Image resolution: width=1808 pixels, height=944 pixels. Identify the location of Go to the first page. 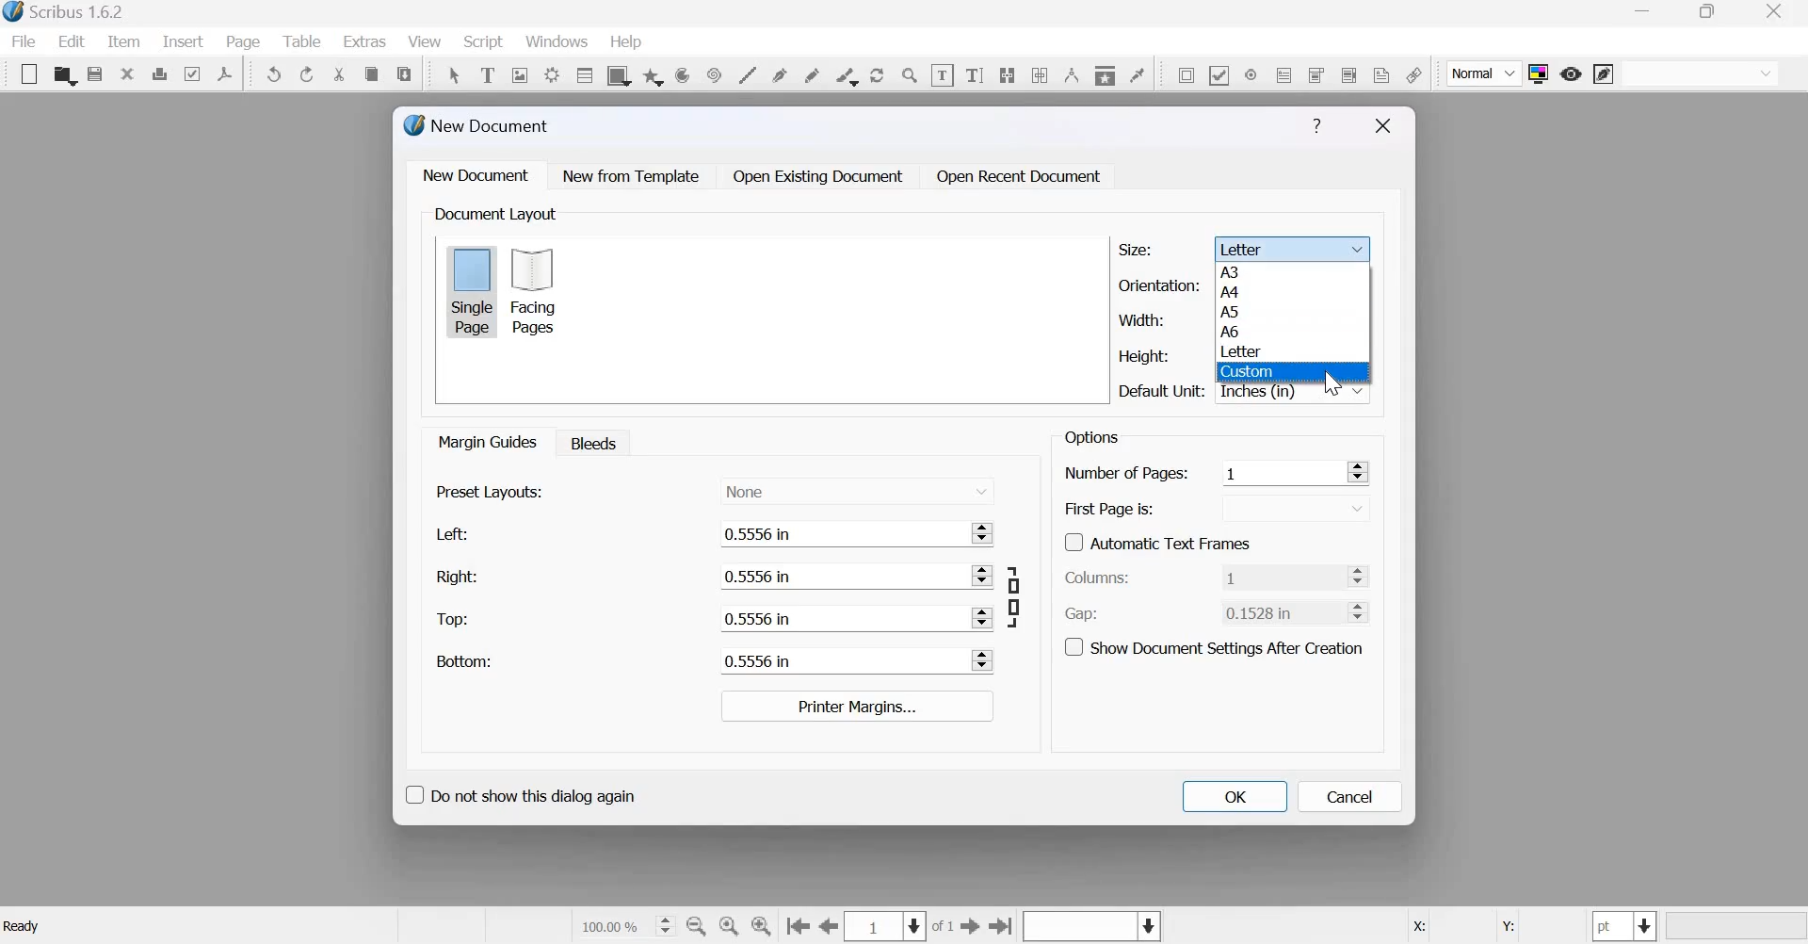
(798, 927).